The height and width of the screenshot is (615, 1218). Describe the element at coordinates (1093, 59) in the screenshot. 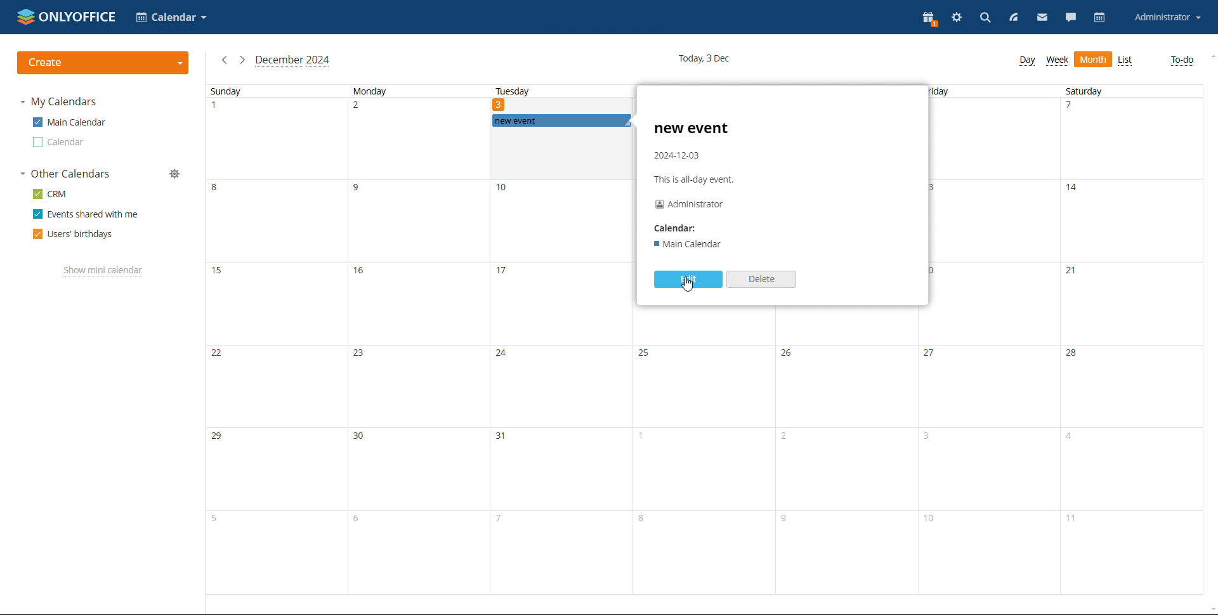

I see `month view` at that location.